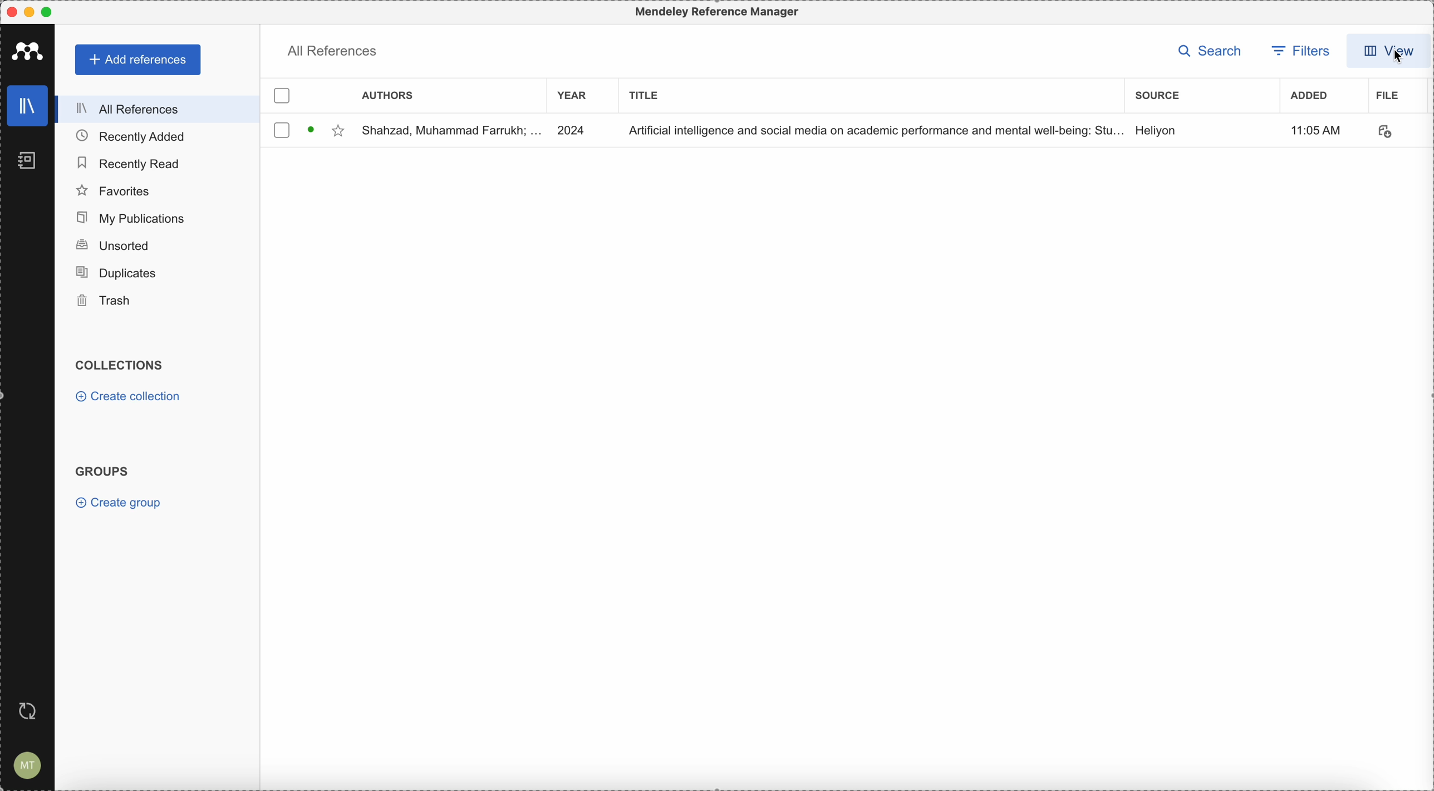 This screenshot has height=791, width=1434. Describe the element at coordinates (335, 50) in the screenshot. I see `all references` at that location.